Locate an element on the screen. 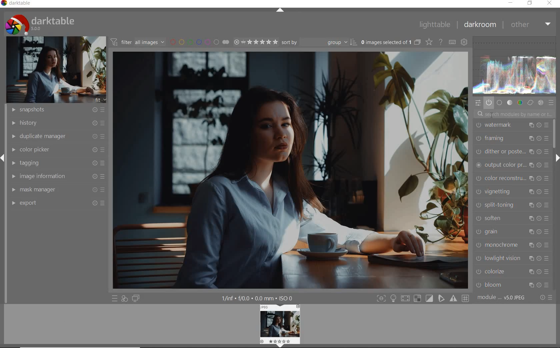  darktable is located at coordinates (19, 4).